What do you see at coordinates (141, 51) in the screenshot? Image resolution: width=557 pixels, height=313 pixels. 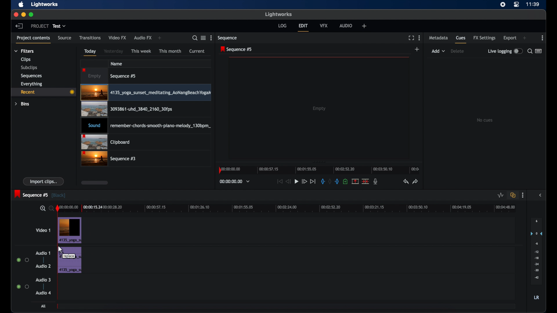 I see `this week` at bounding box center [141, 51].